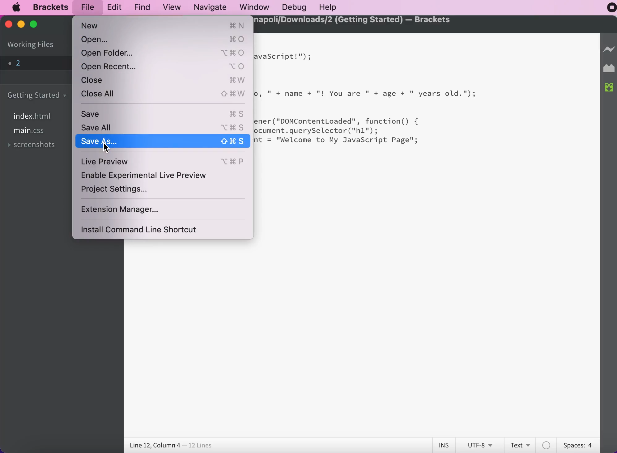 The height and width of the screenshot is (453, 617). Describe the element at coordinates (164, 40) in the screenshot. I see `open` at that location.